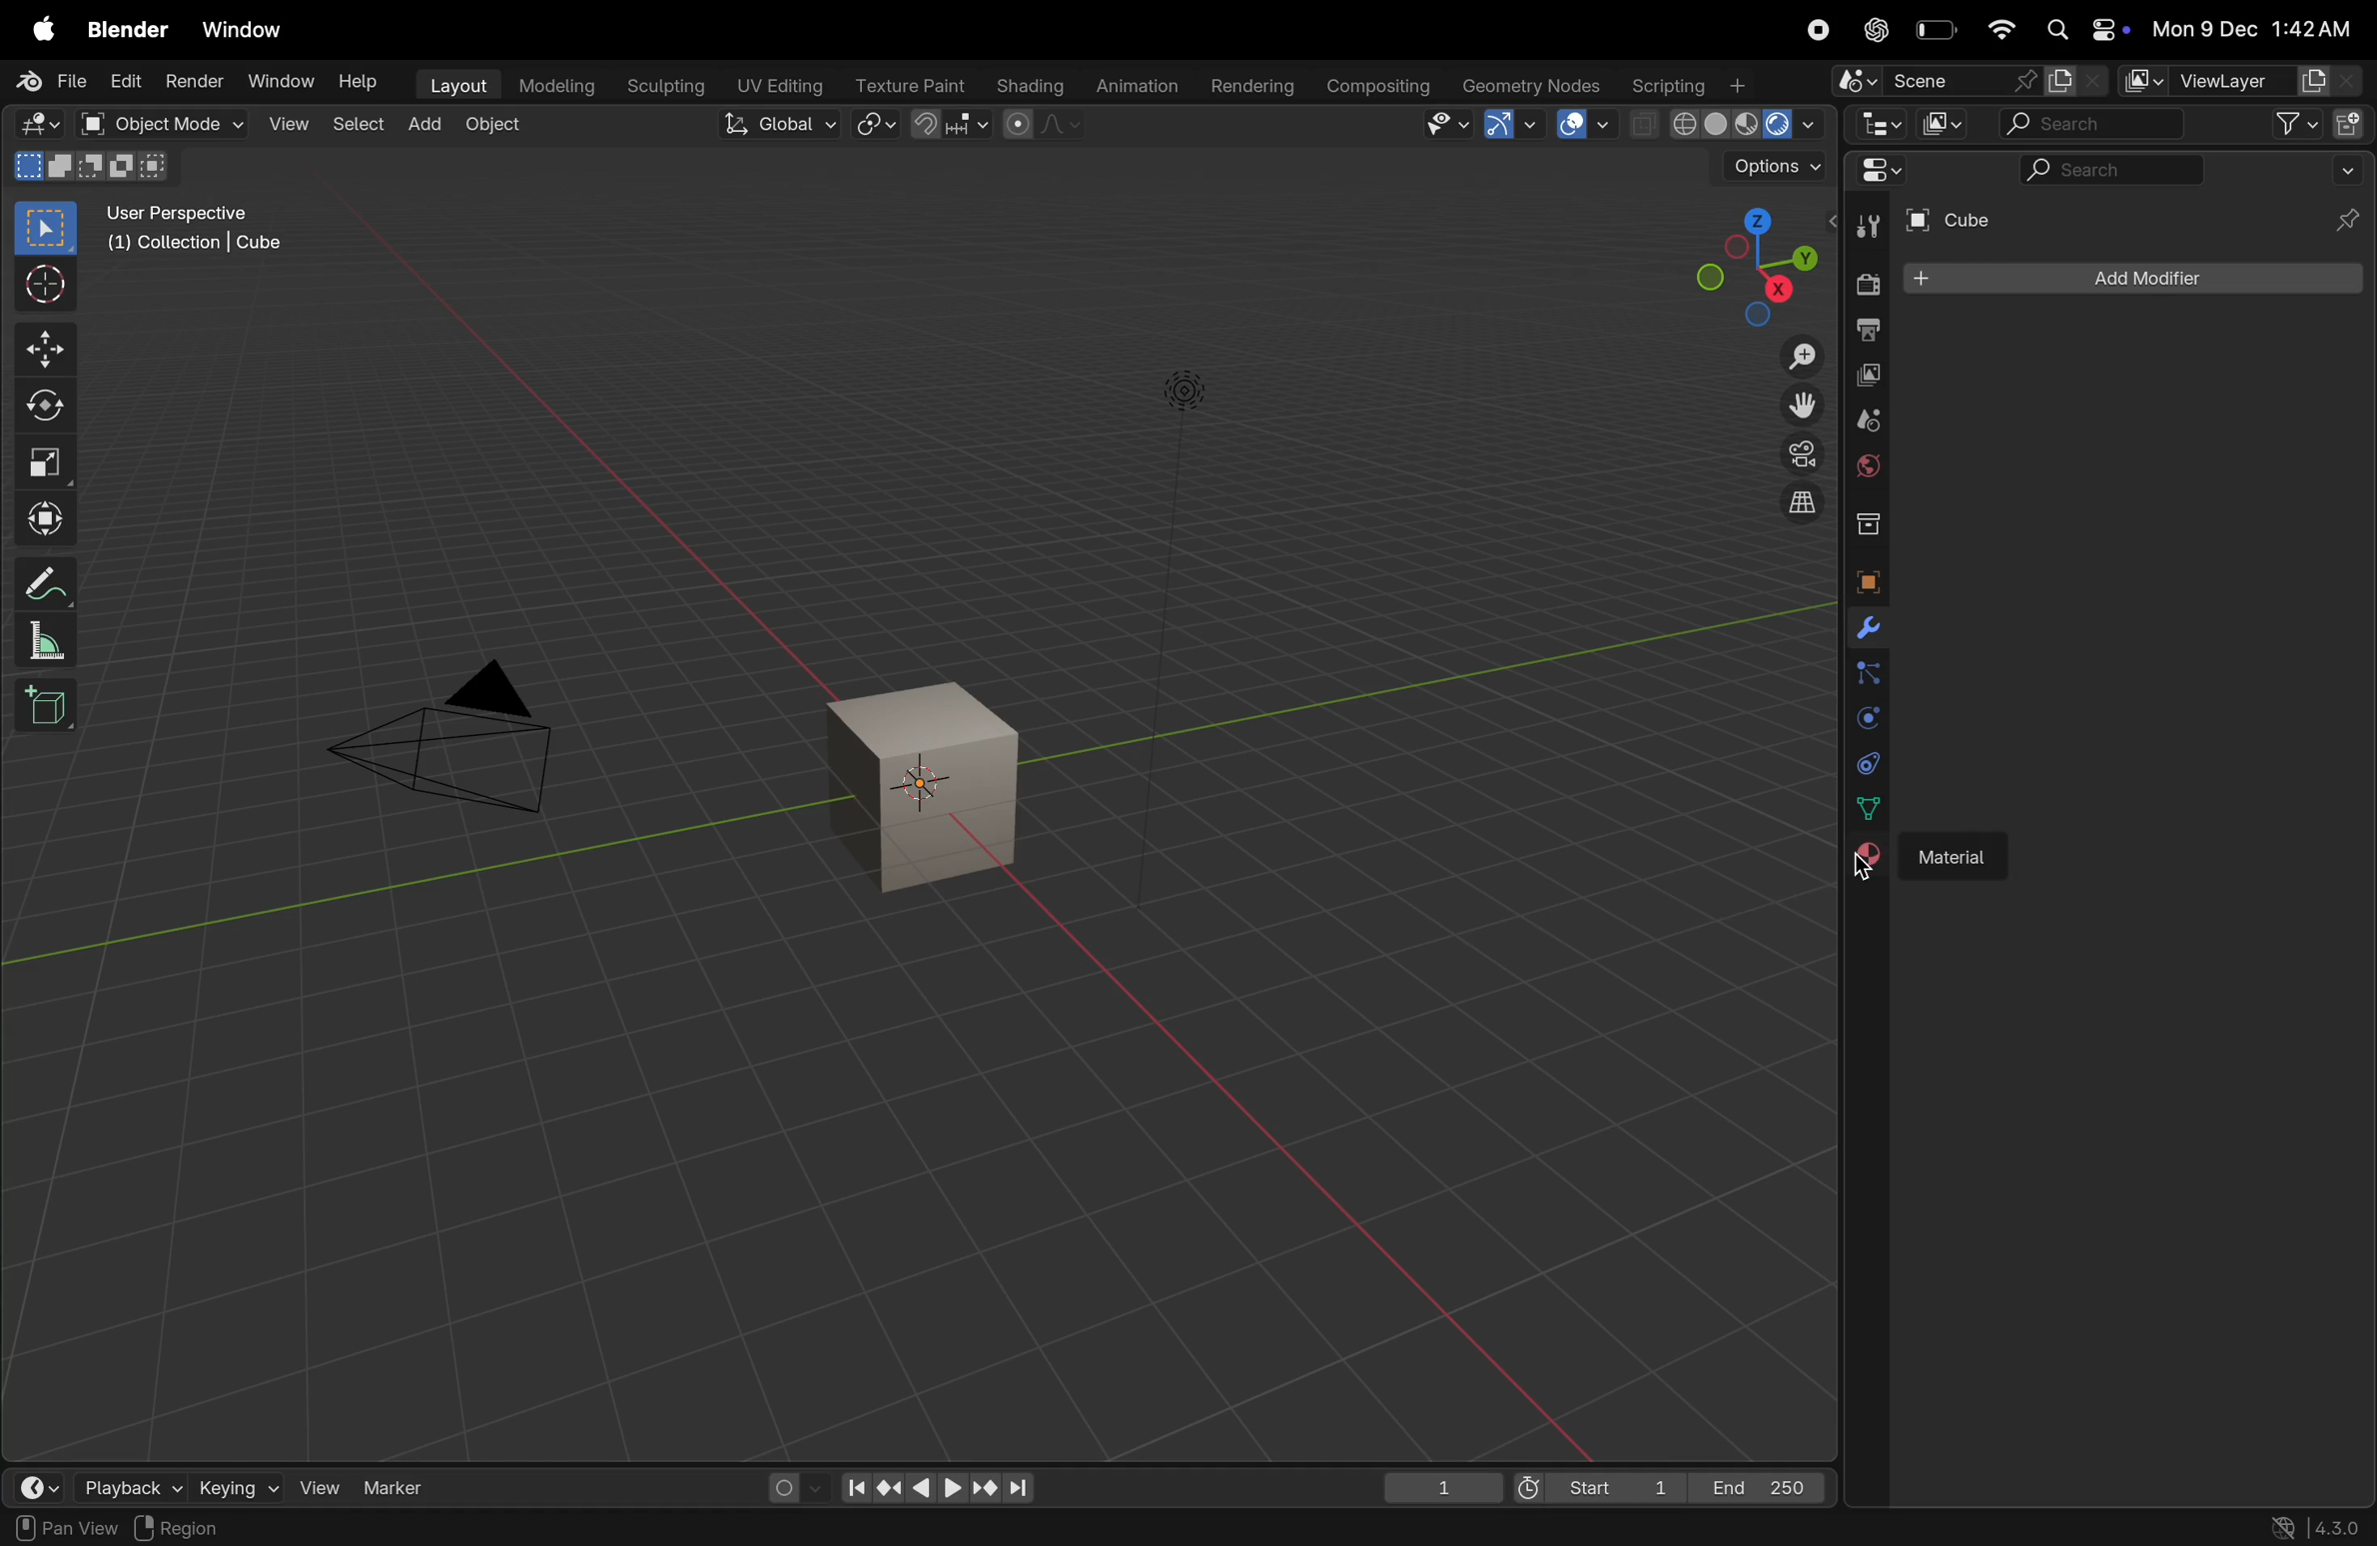 The width and height of the screenshot is (2377, 1546). I want to click on move view, so click(1803, 405).